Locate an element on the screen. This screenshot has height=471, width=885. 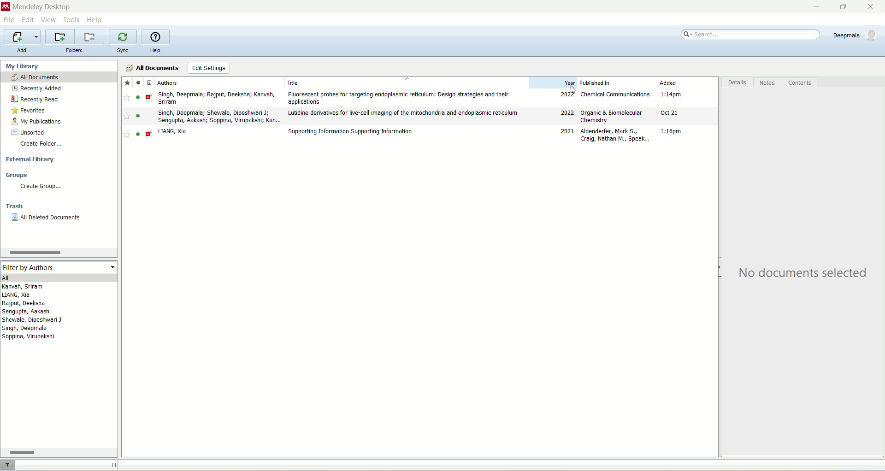
2022 is located at coordinates (568, 112).